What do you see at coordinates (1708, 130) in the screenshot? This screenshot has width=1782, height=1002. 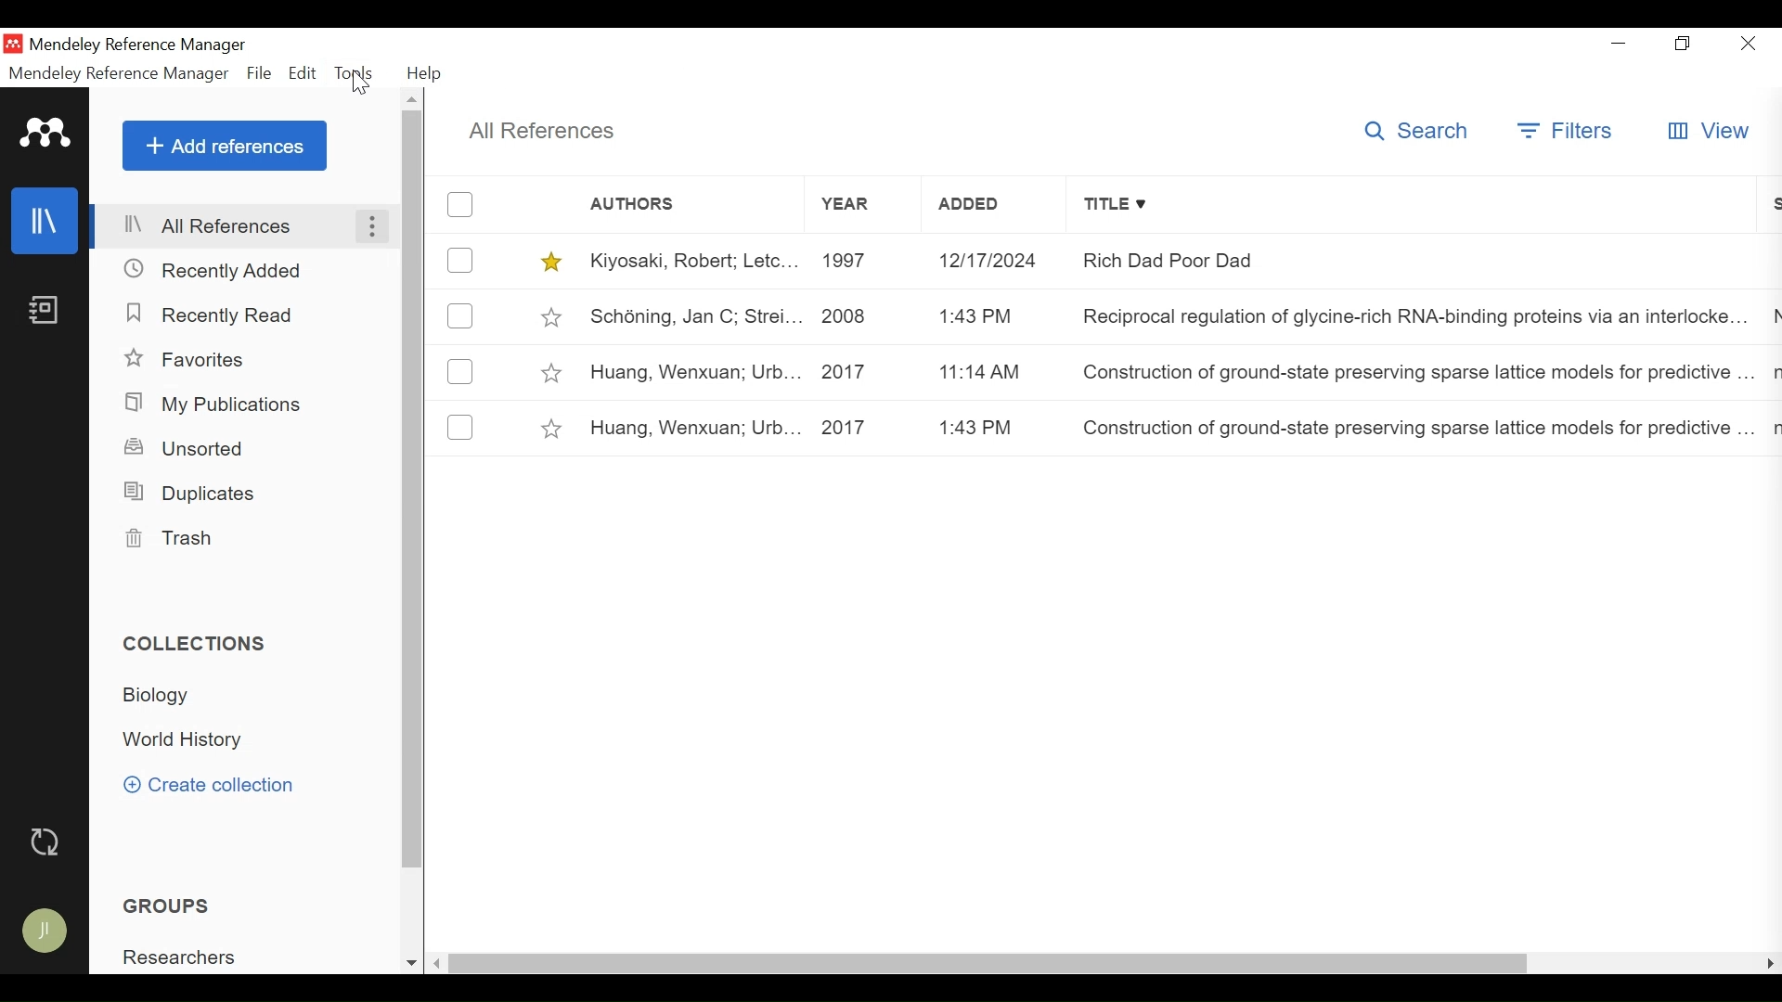 I see `View` at bounding box center [1708, 130].